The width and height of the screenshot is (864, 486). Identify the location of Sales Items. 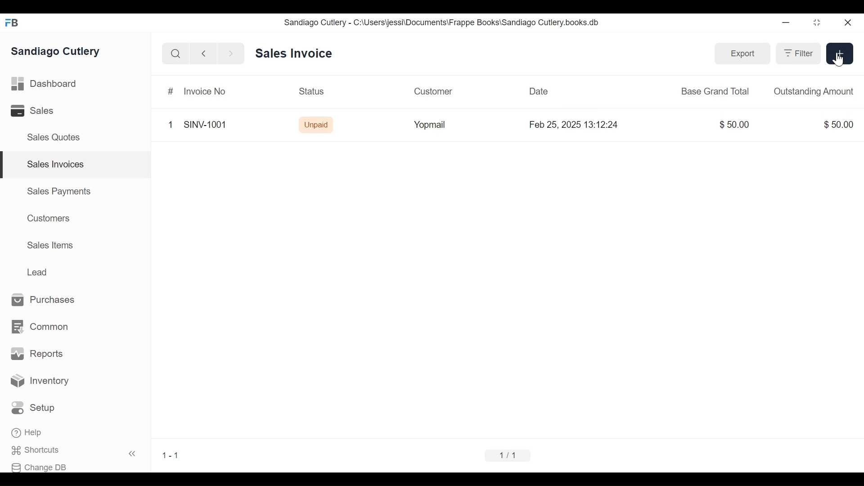
(50, 244).